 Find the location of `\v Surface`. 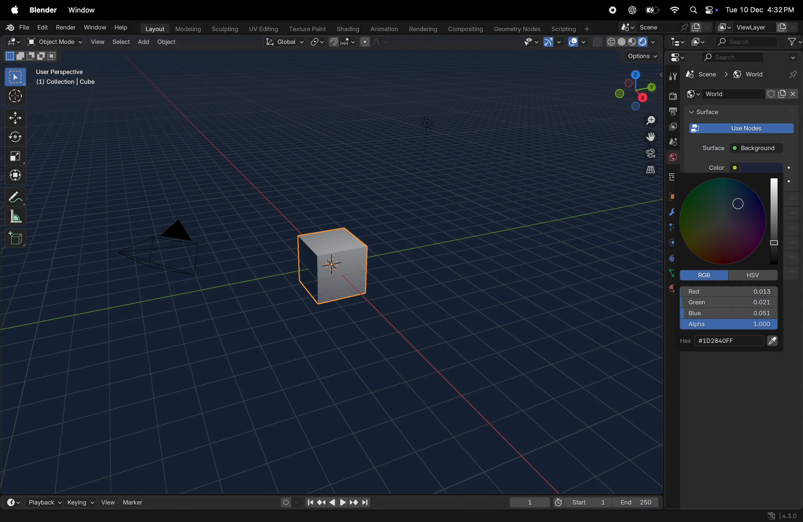

\v Surface is located at coordinates (735, 113).